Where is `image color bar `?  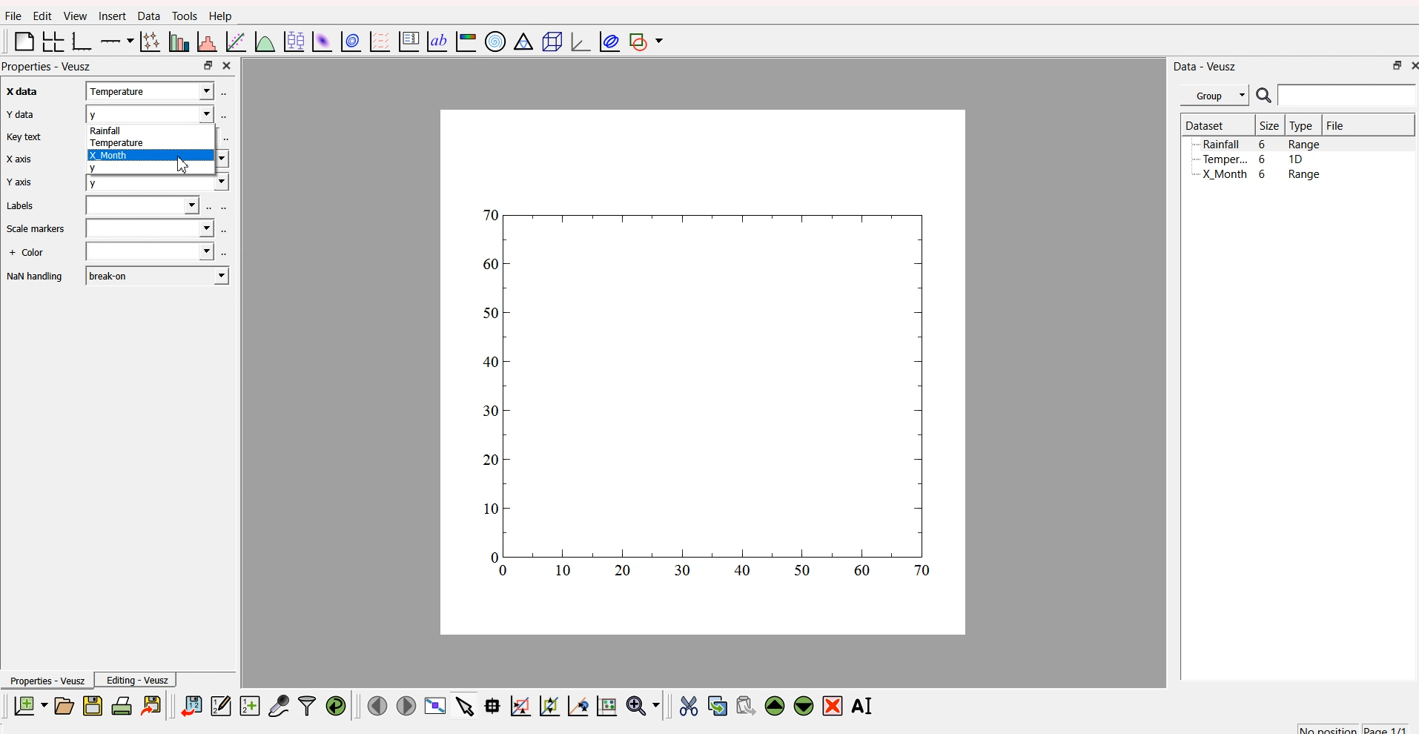
image color bar  is located at coordinates (466, 41).